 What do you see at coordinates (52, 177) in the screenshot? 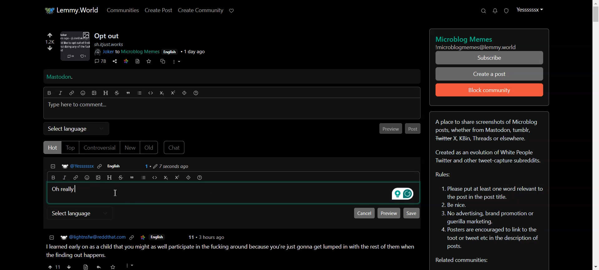
I see `Bold ` at bounding box center [52, 177].